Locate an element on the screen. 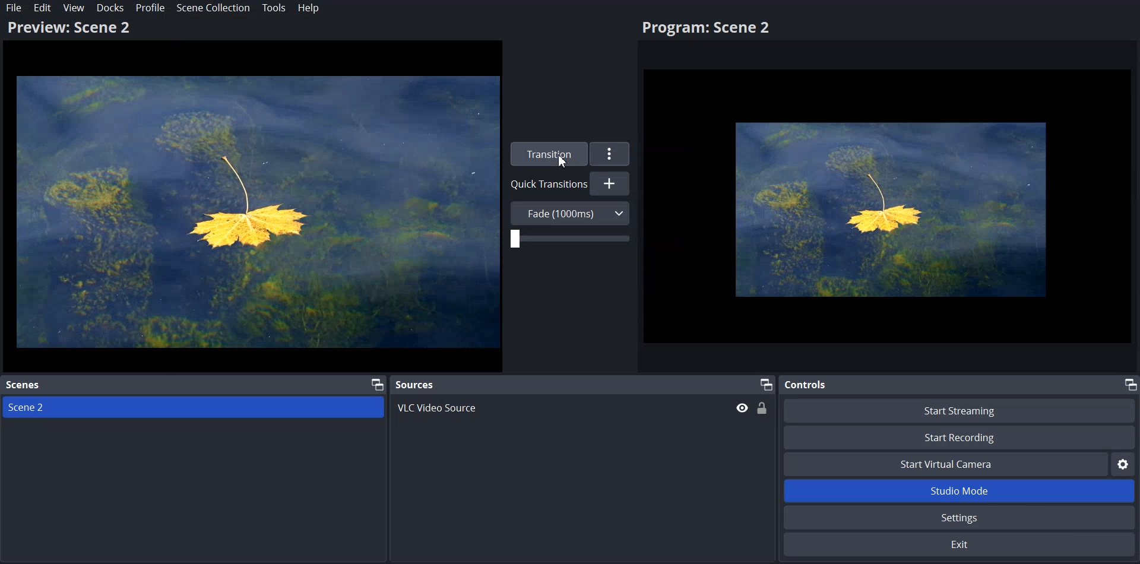  Maximize is located at coordinates (767, 384).